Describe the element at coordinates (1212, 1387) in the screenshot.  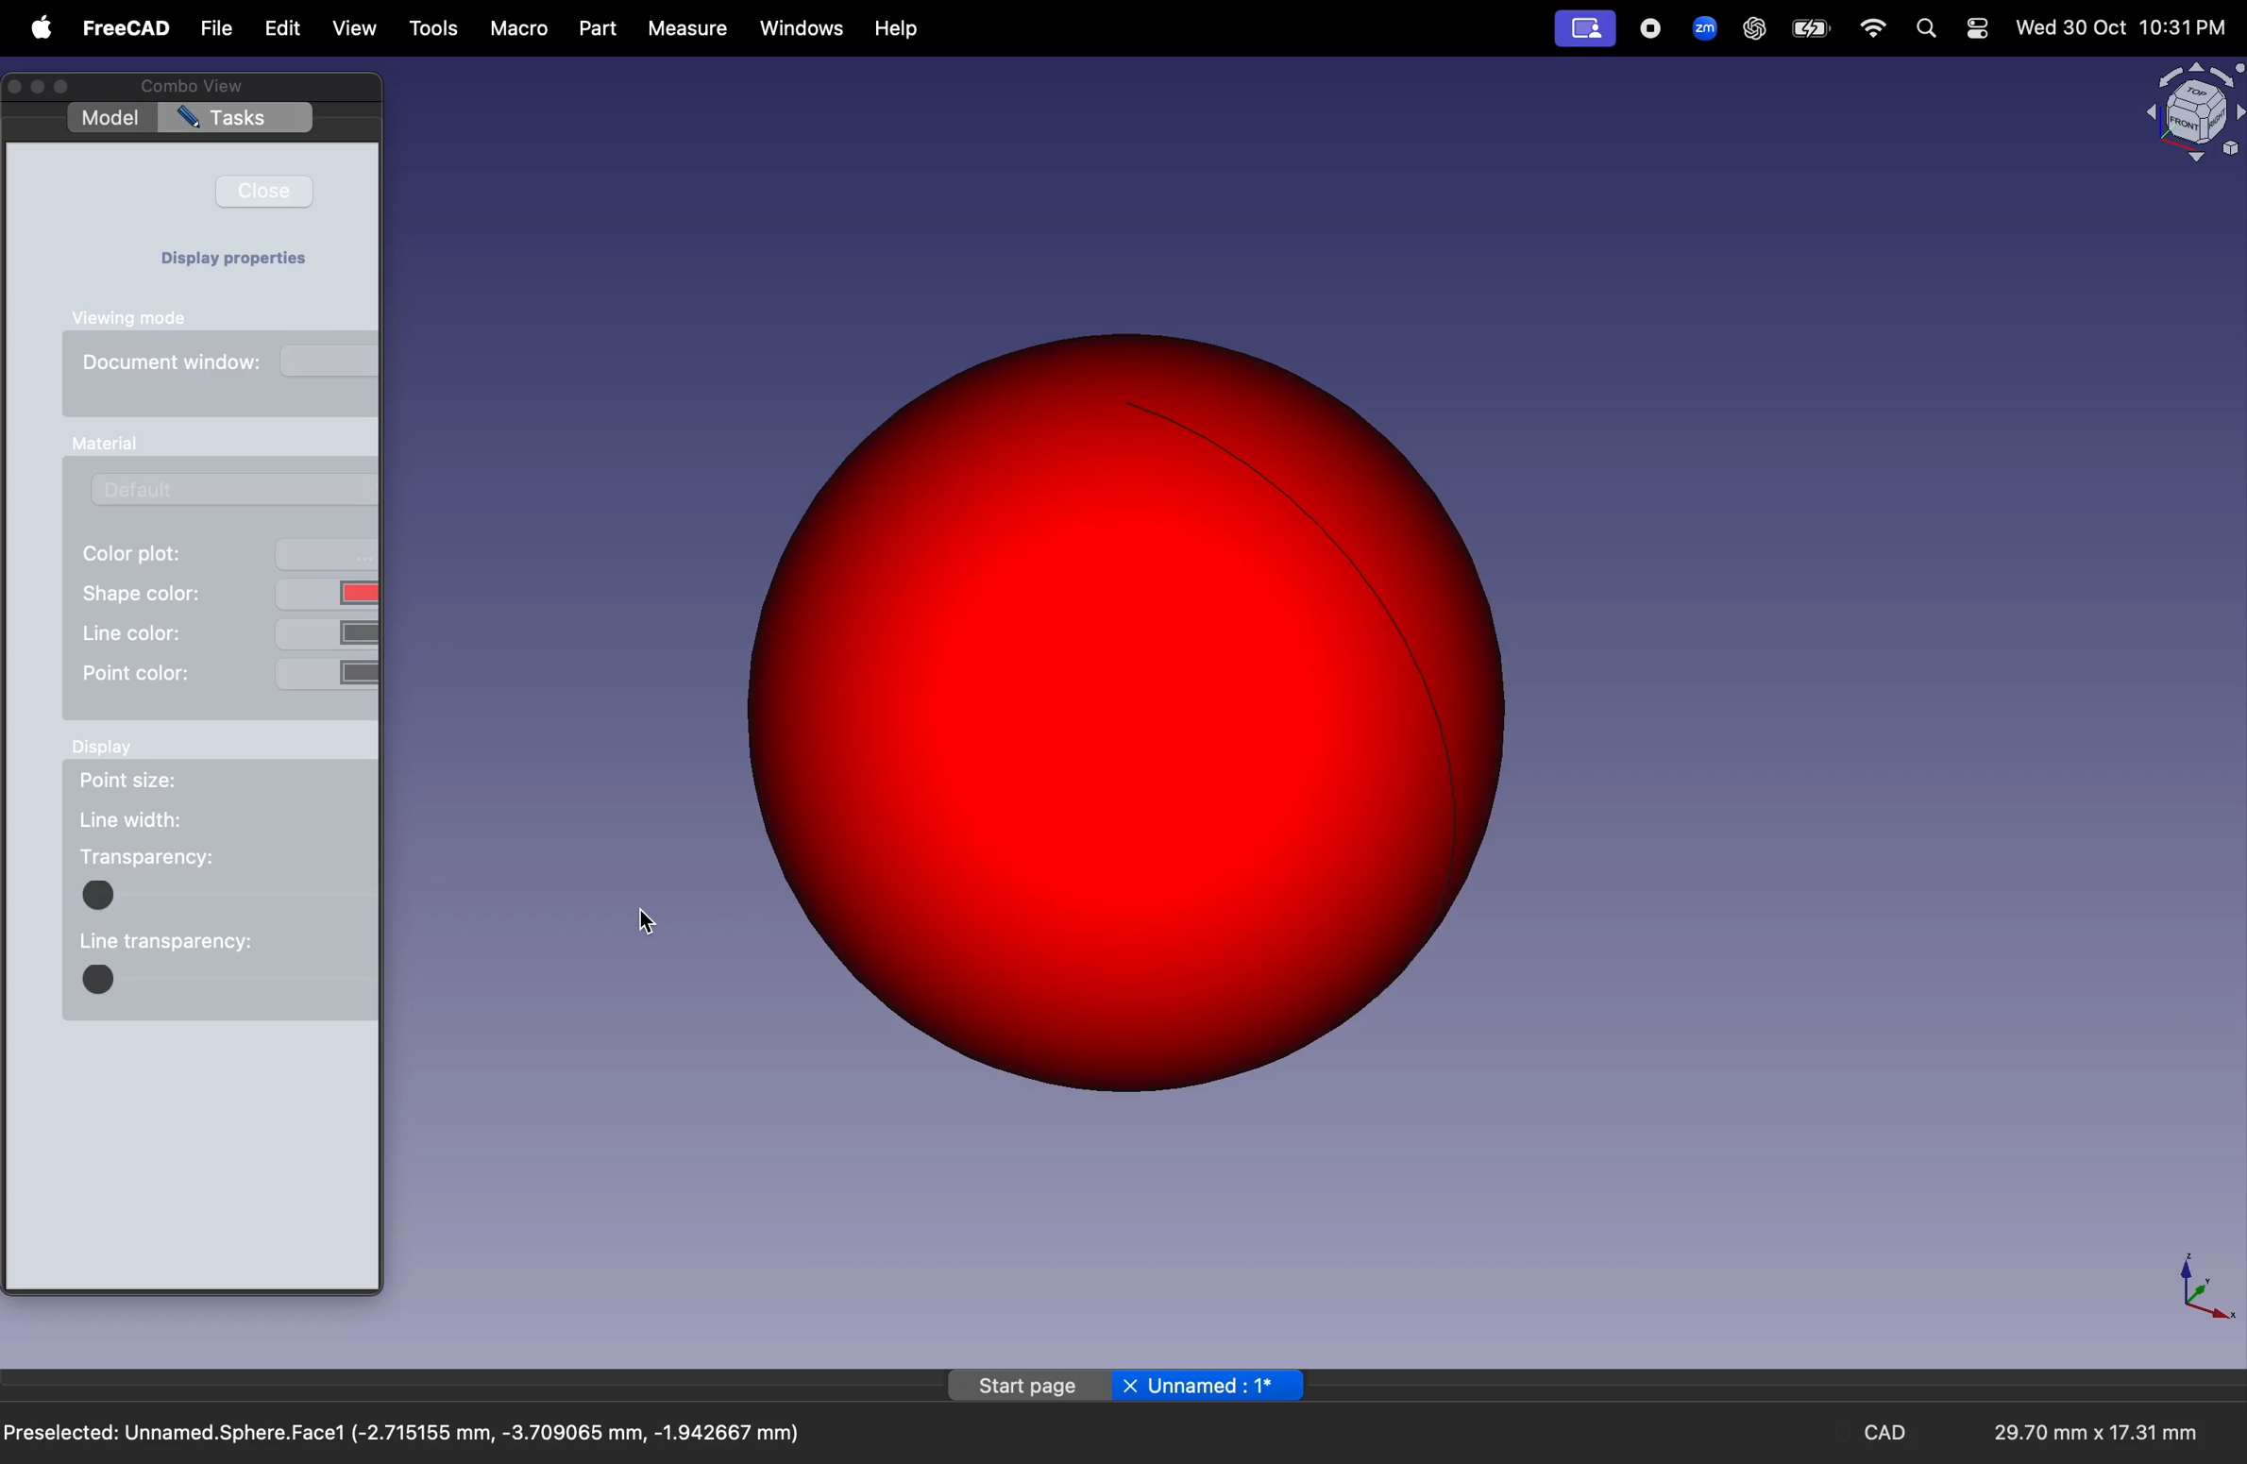
I see `unnamed` at that location.